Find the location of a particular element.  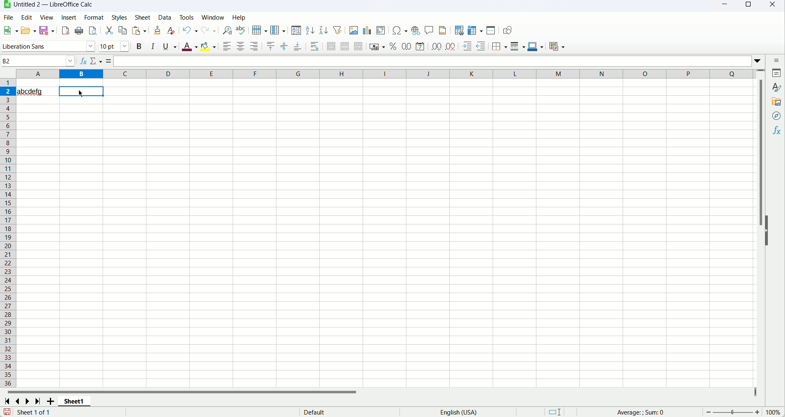

print is located at coordinates (78, 31).